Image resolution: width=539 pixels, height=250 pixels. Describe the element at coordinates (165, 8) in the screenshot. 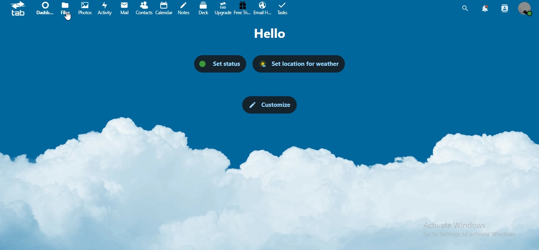

I see `calendar` at that location.